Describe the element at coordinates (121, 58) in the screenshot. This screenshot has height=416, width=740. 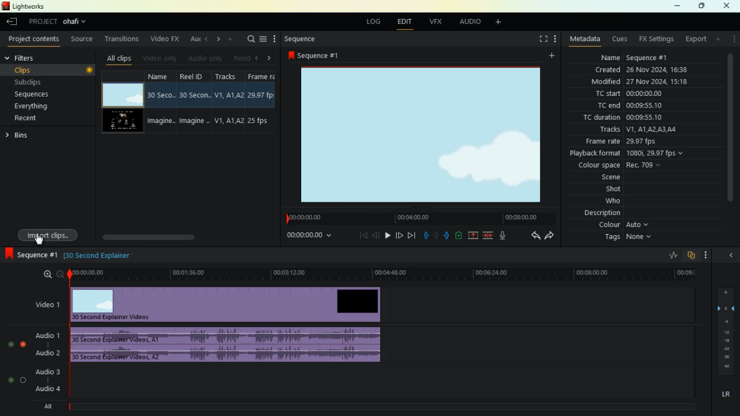
I see `all clips` at that location.